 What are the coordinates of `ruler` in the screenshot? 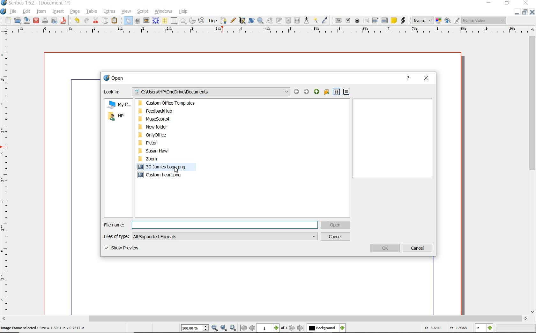 It's located at (271, 31).